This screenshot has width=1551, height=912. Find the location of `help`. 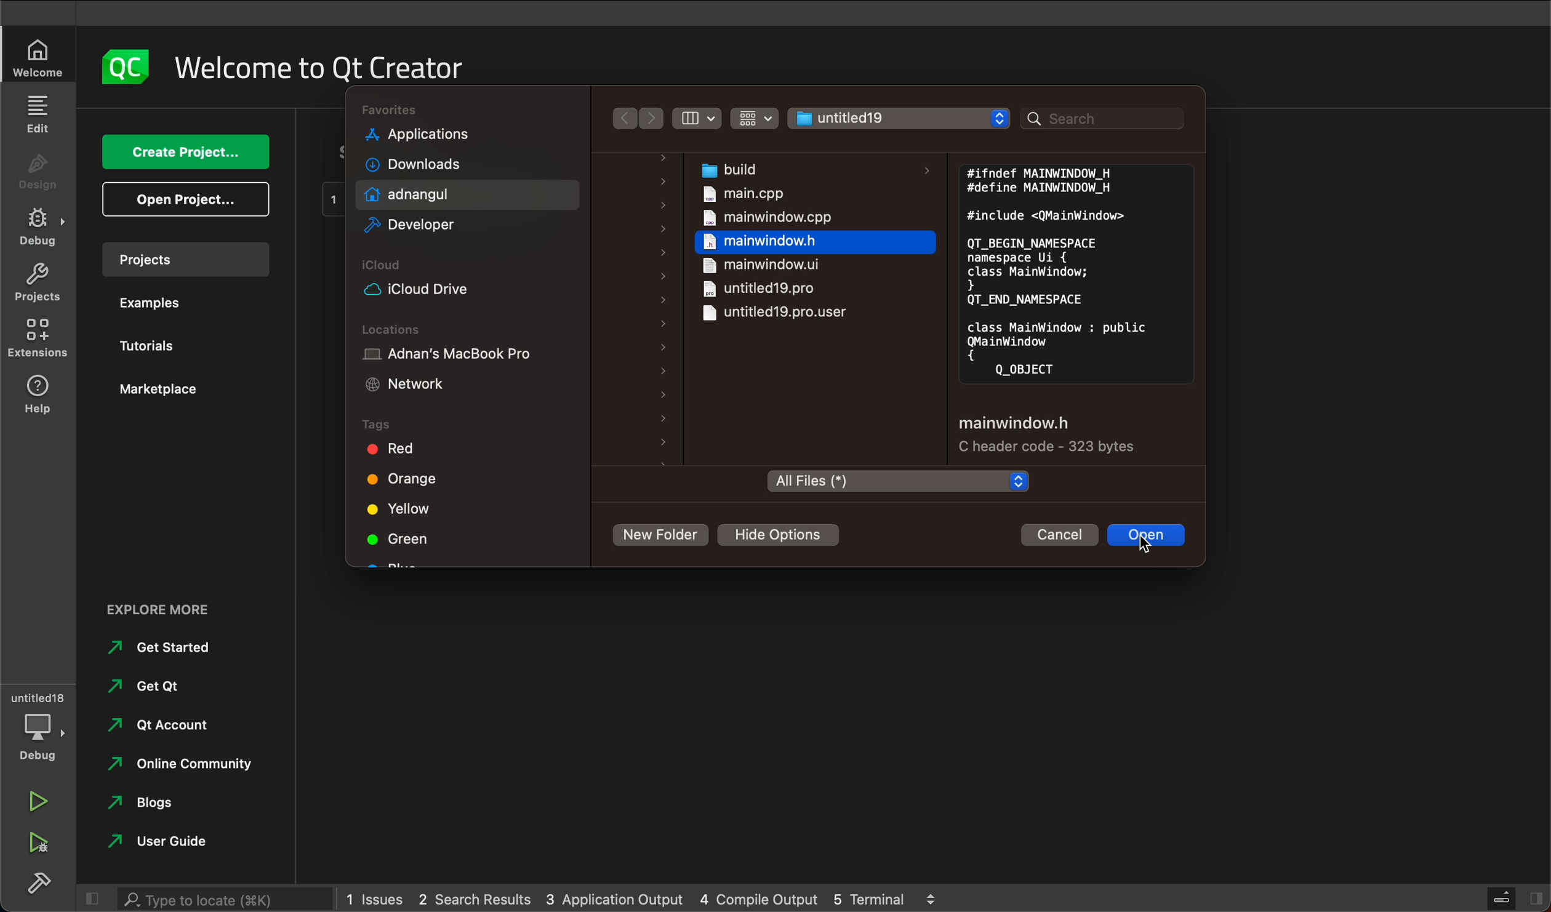

help is located at coordinates (38, 392).